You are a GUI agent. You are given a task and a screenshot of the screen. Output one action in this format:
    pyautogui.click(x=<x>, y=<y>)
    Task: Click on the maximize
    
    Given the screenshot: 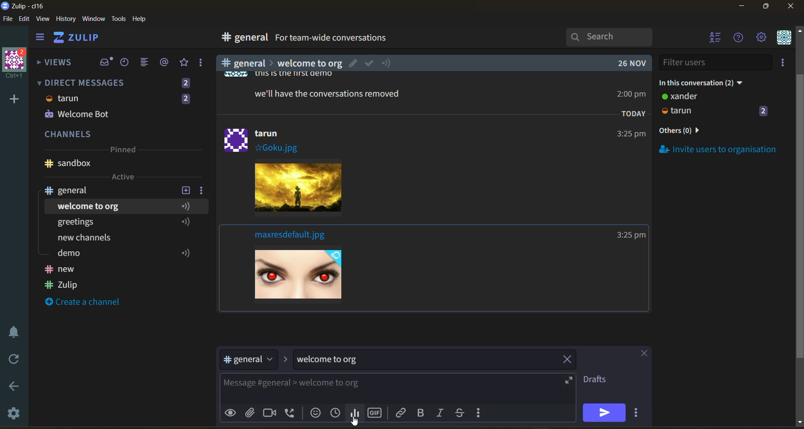 What is the action you would take?
    pyautogui.click(x=764, y=9)
    